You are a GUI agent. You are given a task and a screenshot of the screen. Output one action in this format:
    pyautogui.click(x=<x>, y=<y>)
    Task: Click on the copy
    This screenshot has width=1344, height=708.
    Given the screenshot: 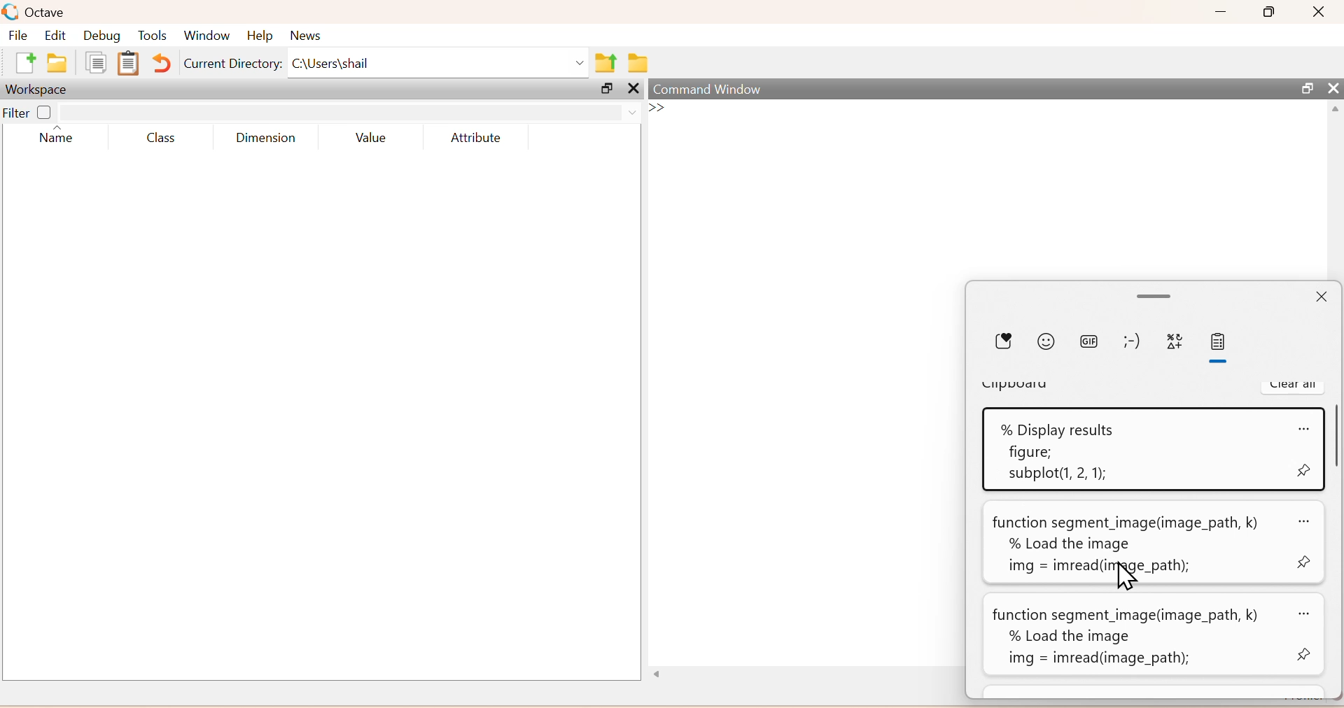 What is the action you would take?
    pyautogui.click(x=96, y=62)
    